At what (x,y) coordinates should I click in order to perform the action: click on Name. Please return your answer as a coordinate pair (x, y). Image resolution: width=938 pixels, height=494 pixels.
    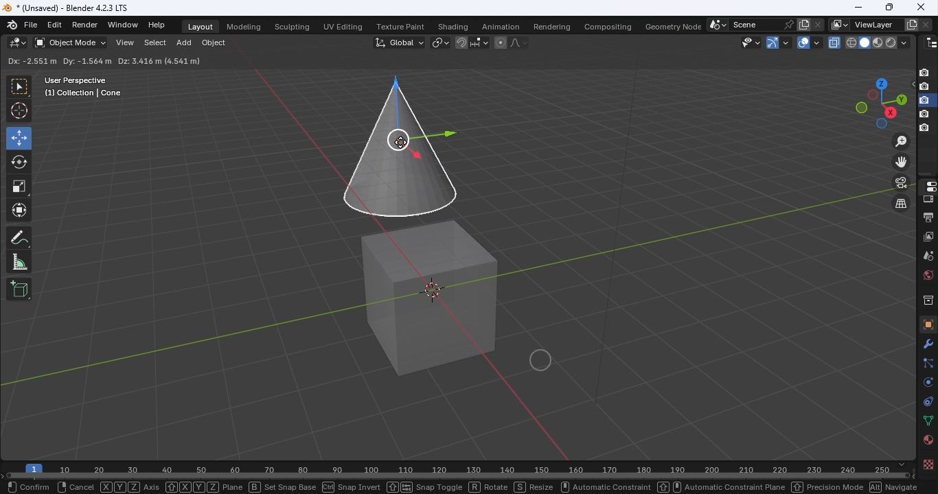
    Looking at the image, I should click on (876, 25).